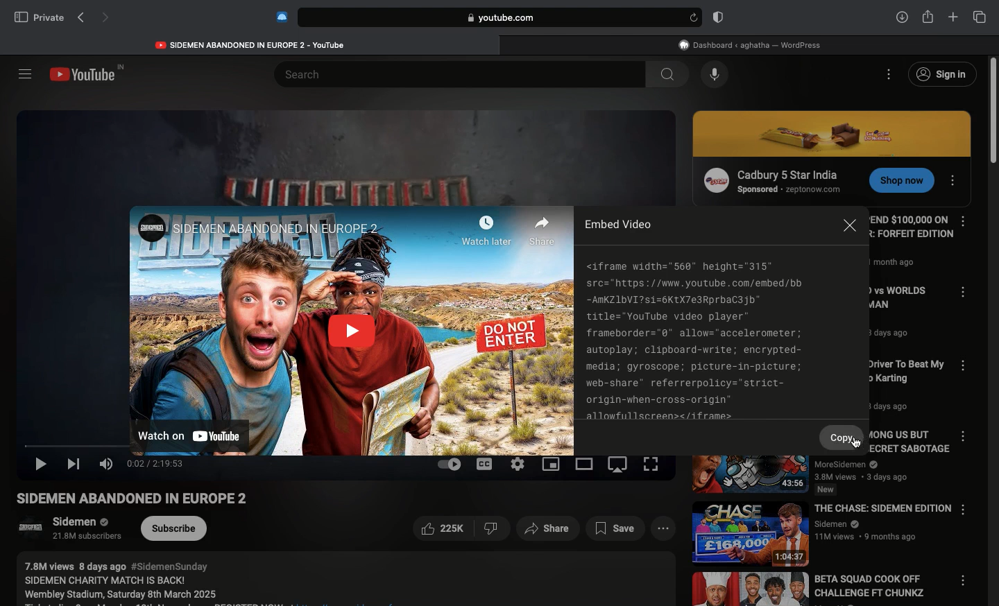 Image resolution: width=999 pixels, height=606 pixels. What do you see at coordinates (901, 386) in the screenshot?
I see `Video name` at bounding box center [901, 386].